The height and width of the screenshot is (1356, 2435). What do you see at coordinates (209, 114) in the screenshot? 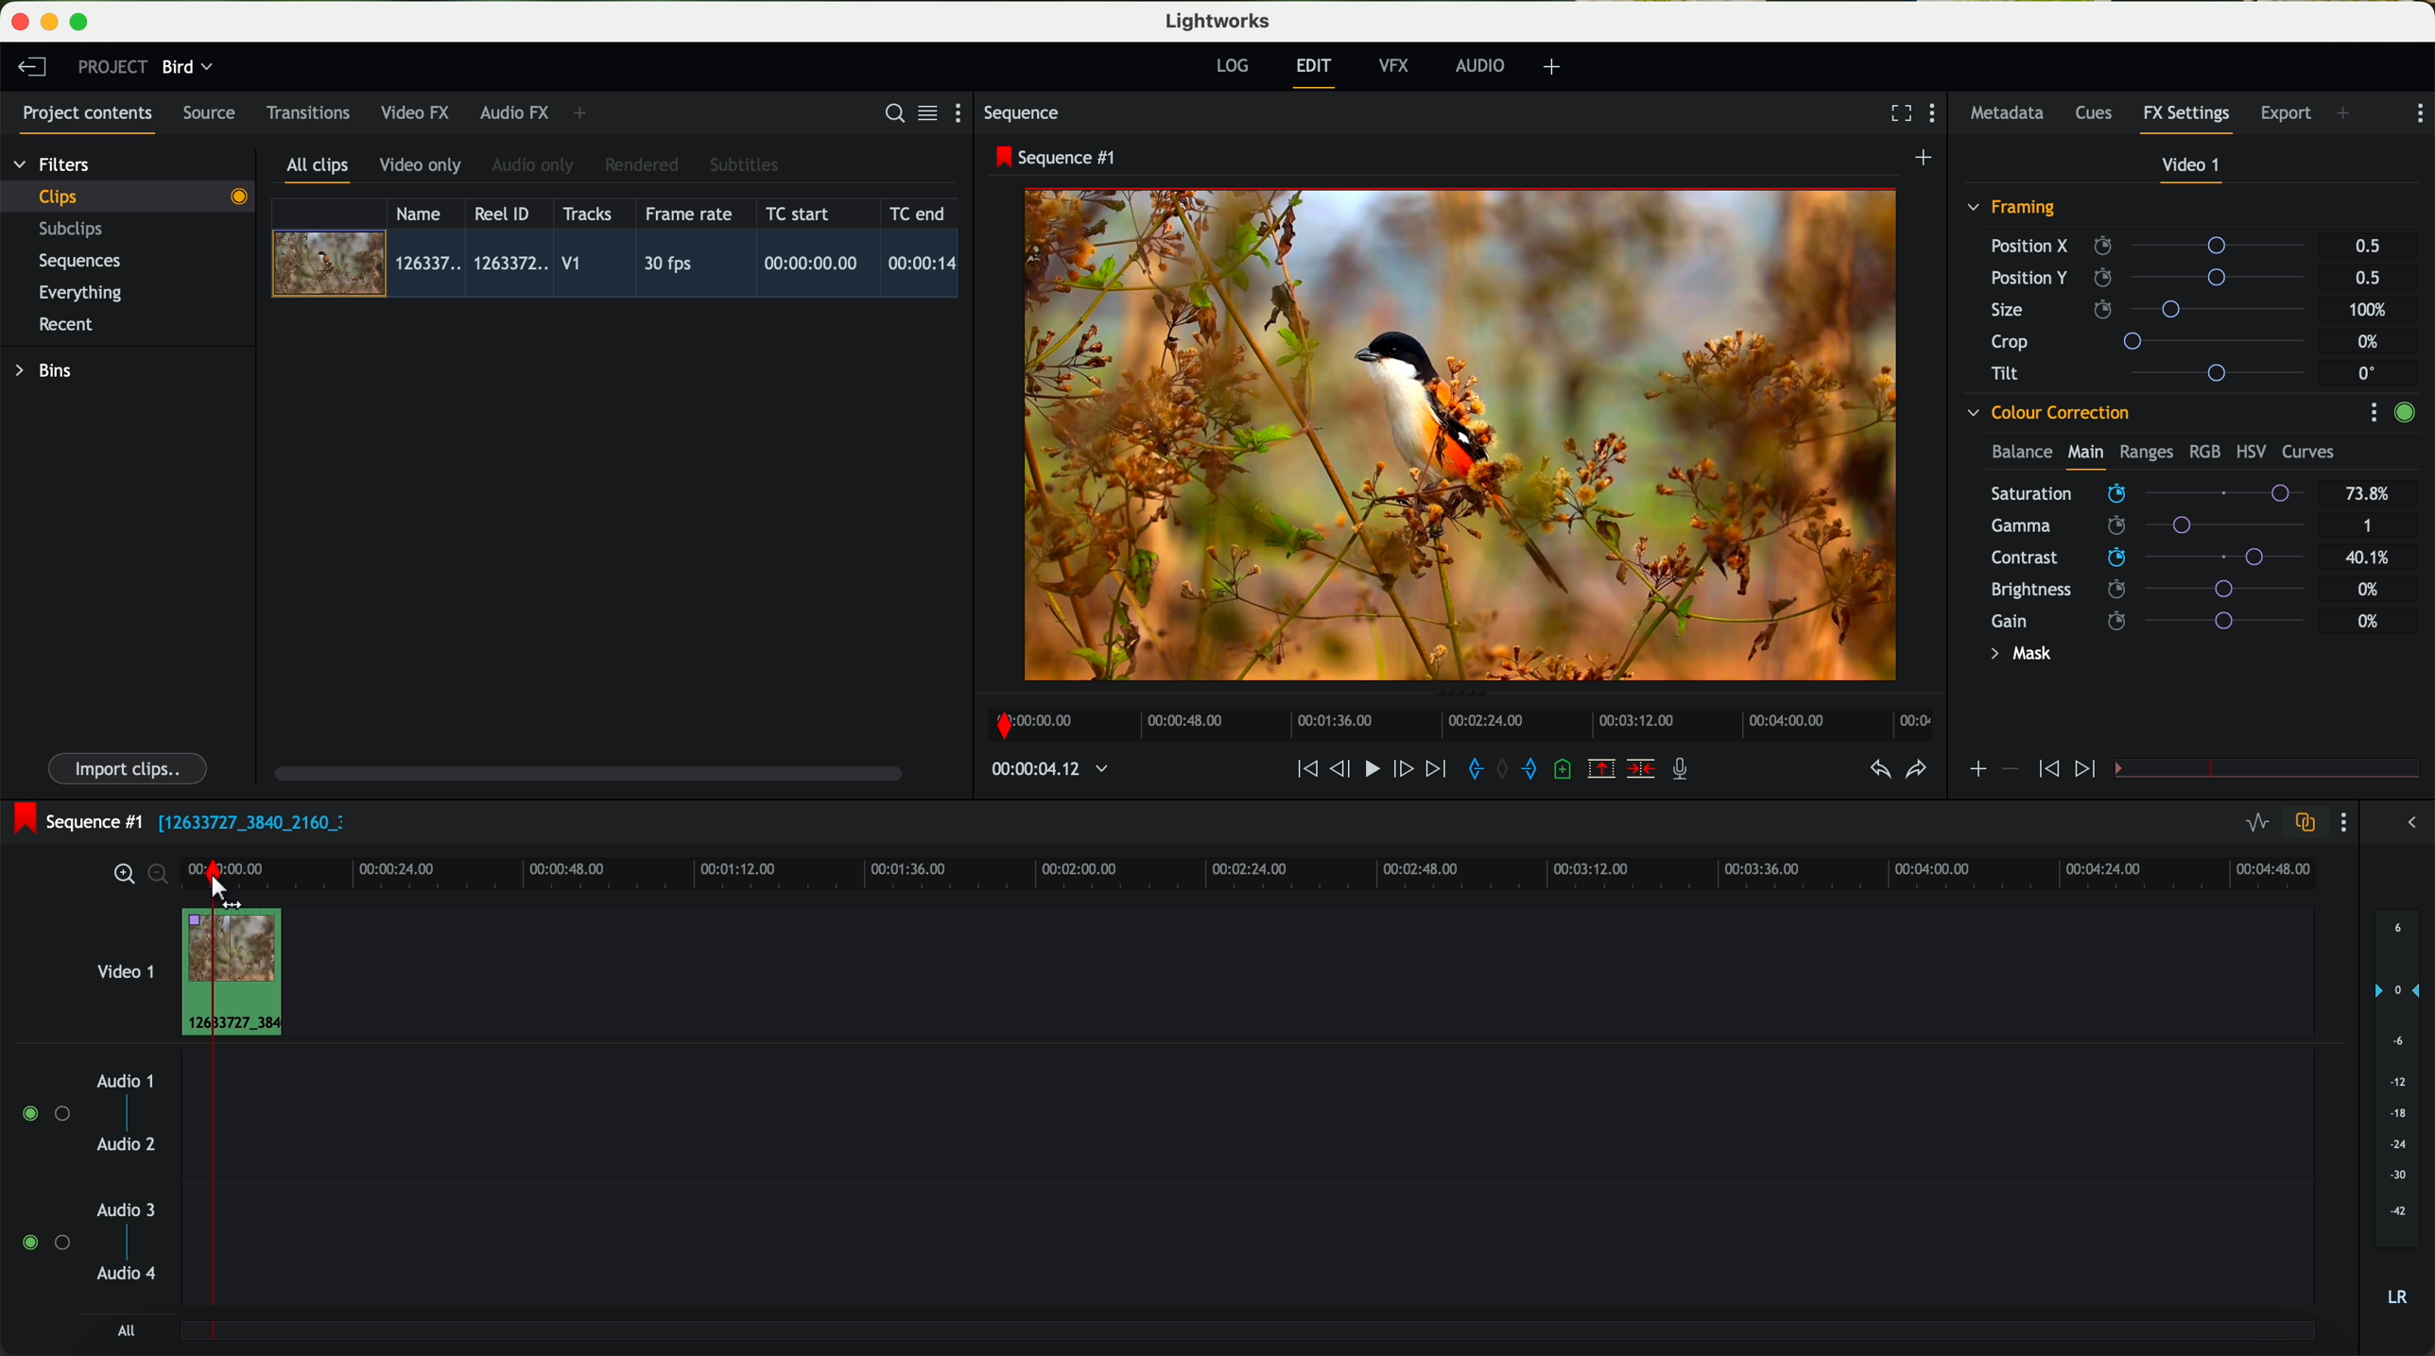
I see `source` at bounding box center [209, 114].